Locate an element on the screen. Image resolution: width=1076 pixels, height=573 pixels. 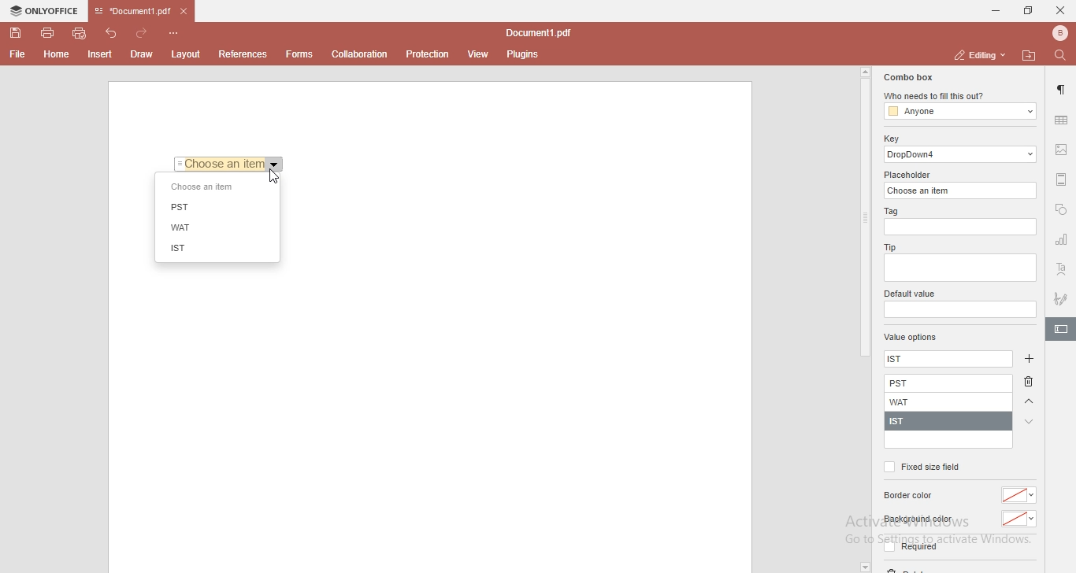
References is located at coordinates (241, 54).